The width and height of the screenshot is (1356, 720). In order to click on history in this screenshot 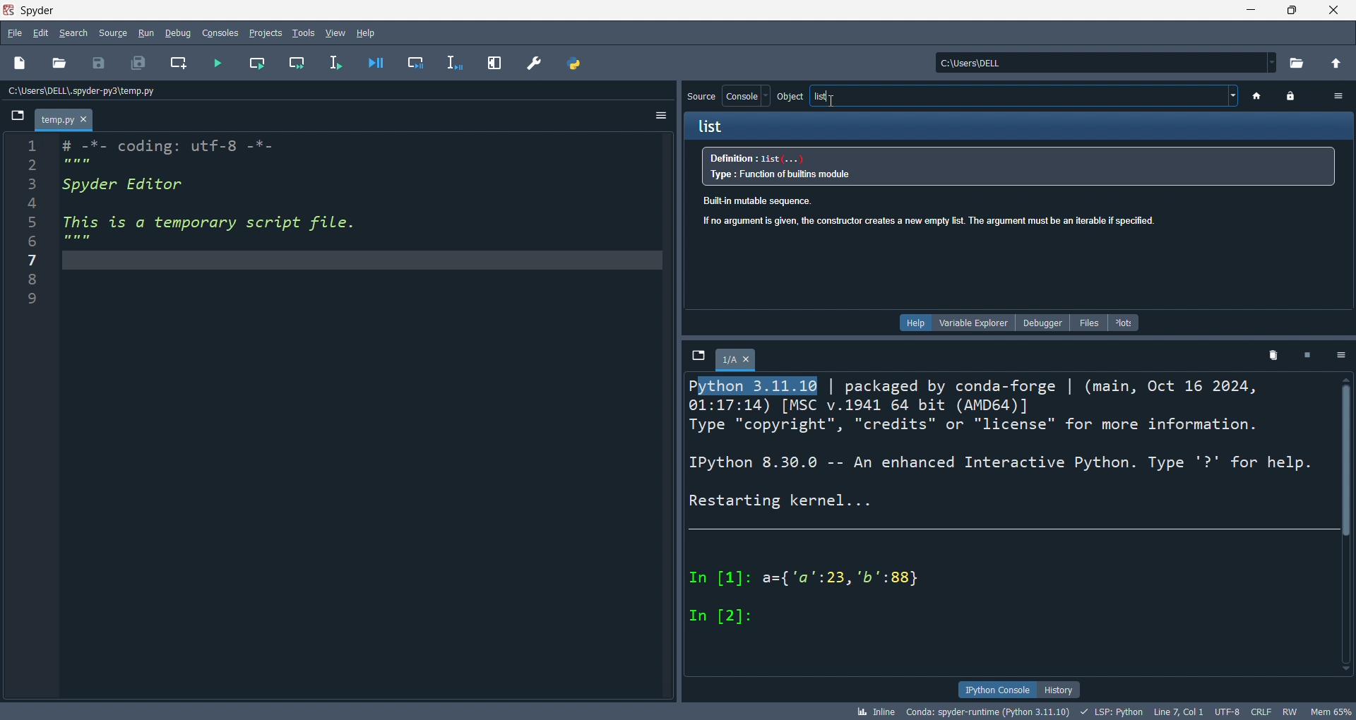, I will do `click(1058, 689)`.